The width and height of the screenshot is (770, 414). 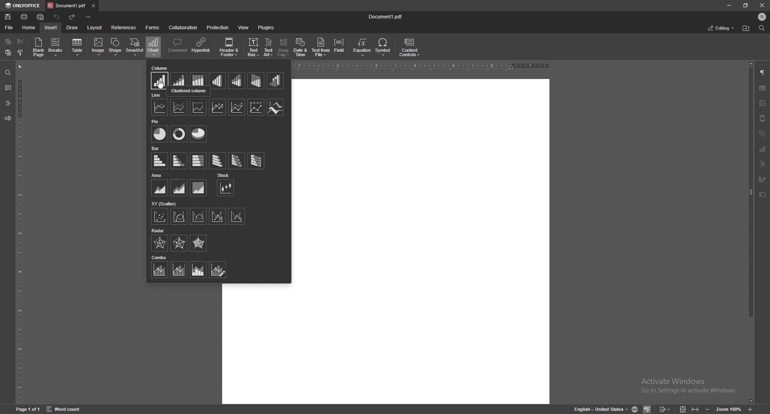 What do you see at coordinates (177, 46) in the screenshot?
I see `comment` at bounding box center [177, 46].